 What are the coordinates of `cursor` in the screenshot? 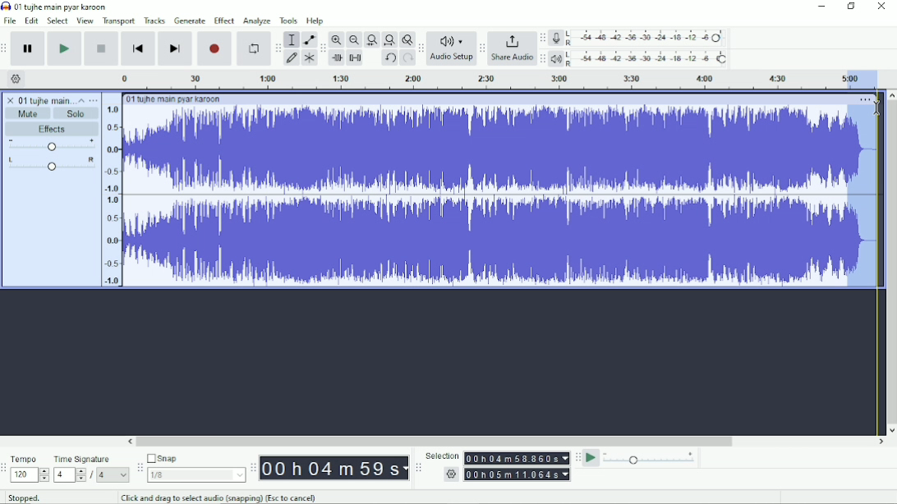 It's located at (874, 105).